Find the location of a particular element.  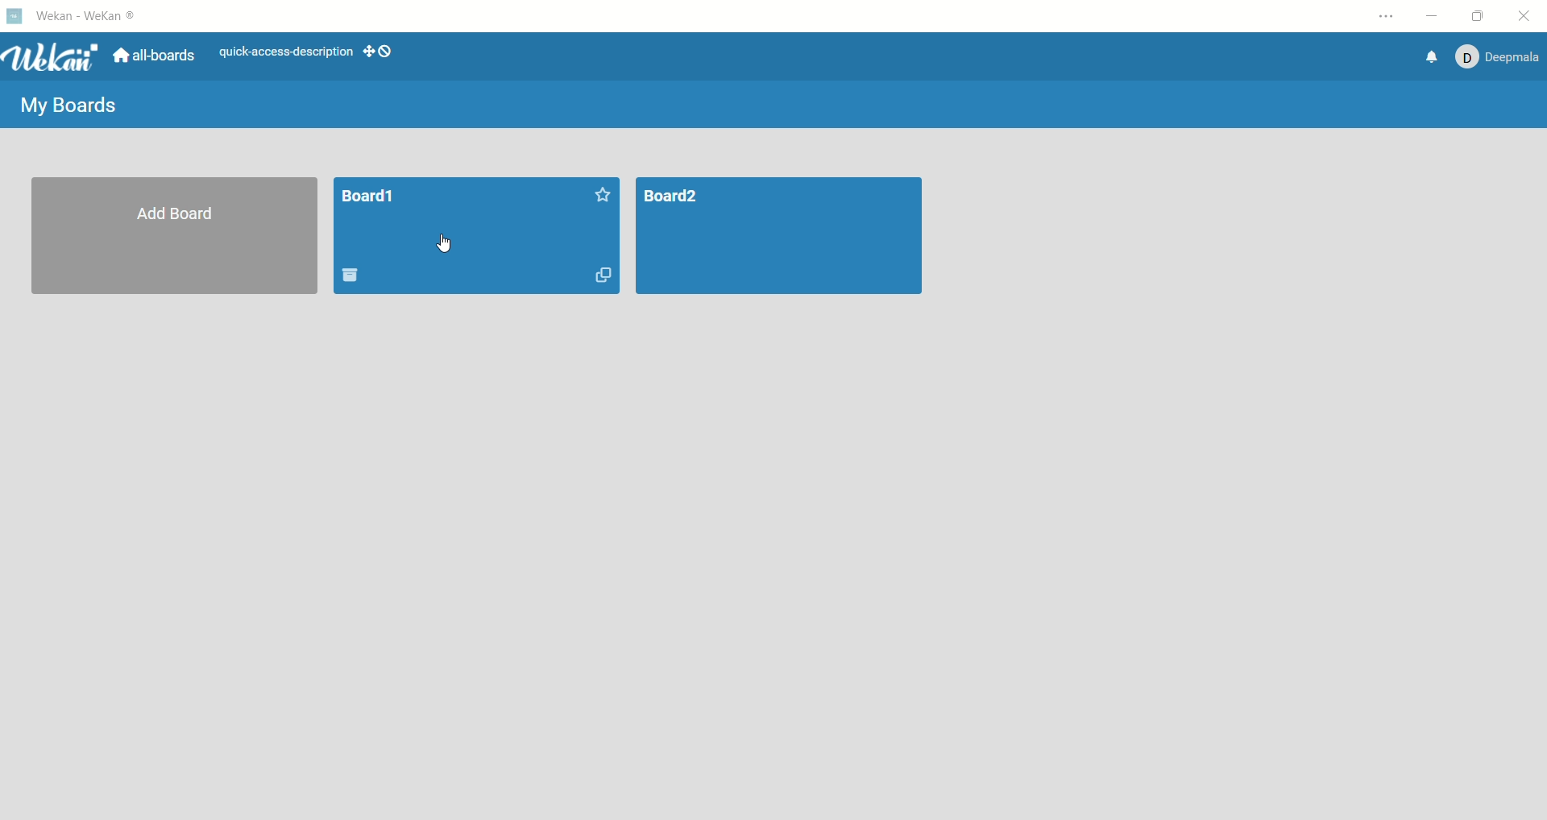

close is located at coordinates (1528, 16).